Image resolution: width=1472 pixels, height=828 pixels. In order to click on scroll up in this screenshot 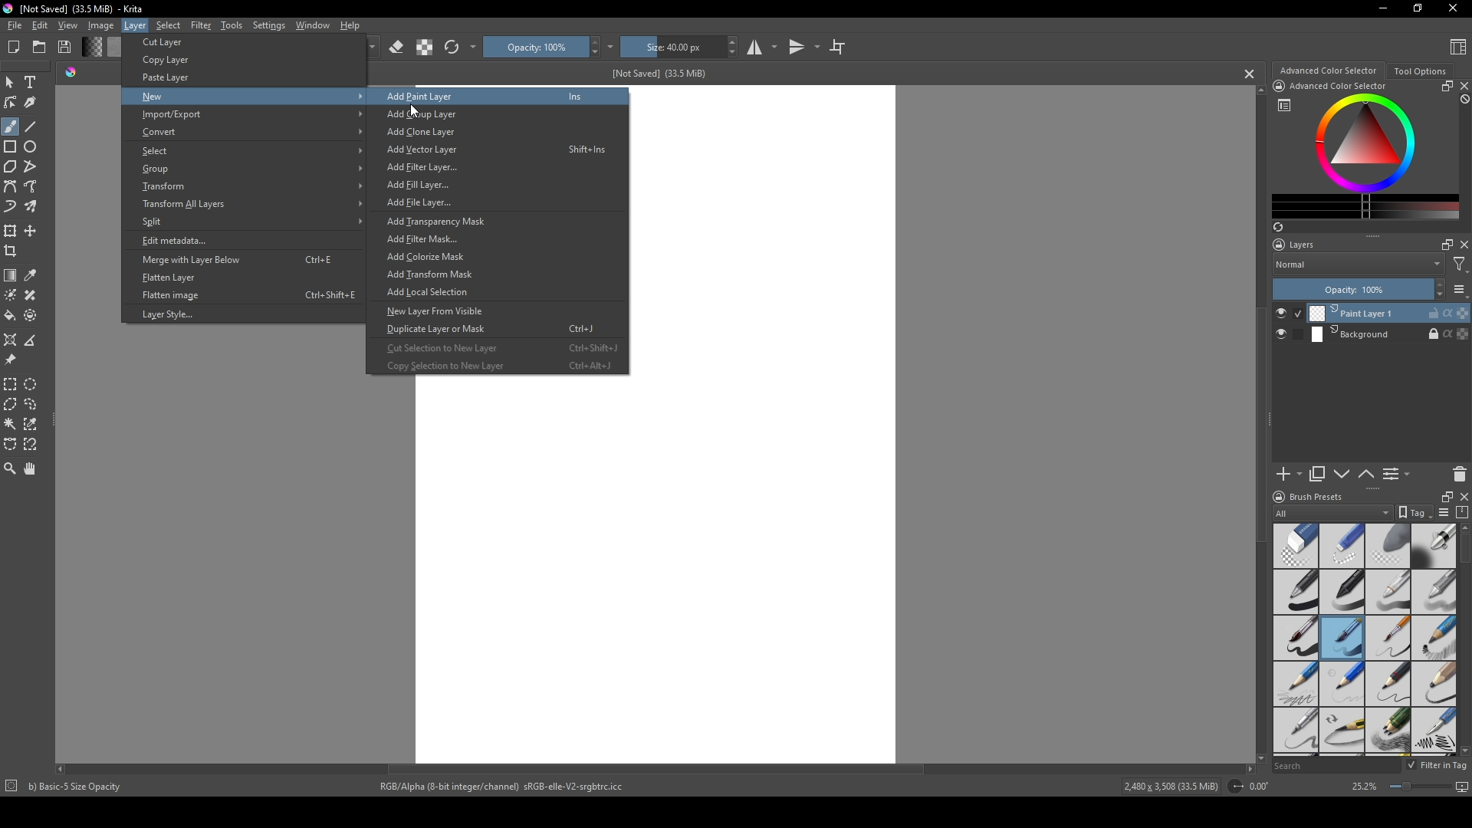, I will do `click(1257, 90)`.